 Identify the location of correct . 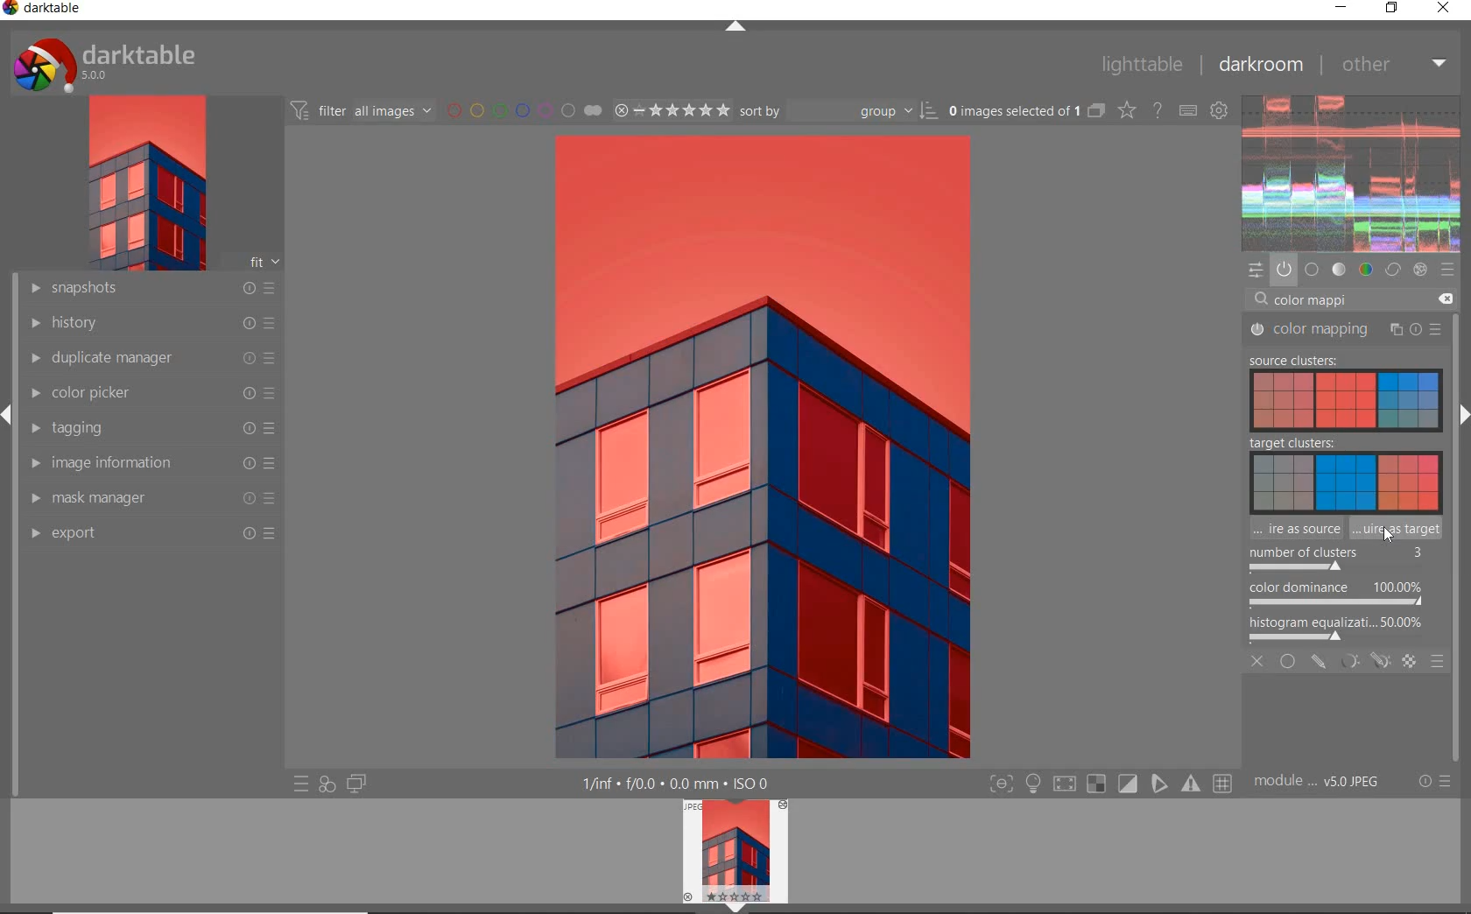
(1392, 271).